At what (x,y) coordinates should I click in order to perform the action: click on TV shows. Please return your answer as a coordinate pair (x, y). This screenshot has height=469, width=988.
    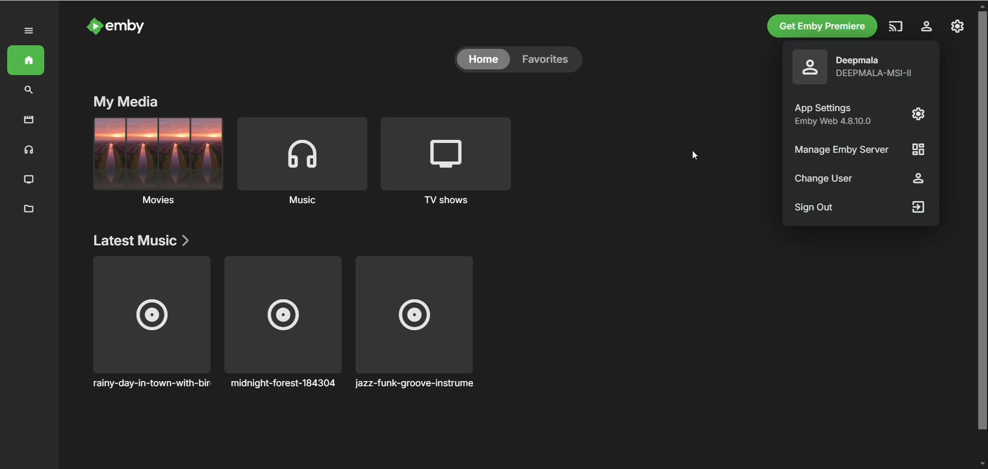
    Looking at the image, I should click on (448, 152).